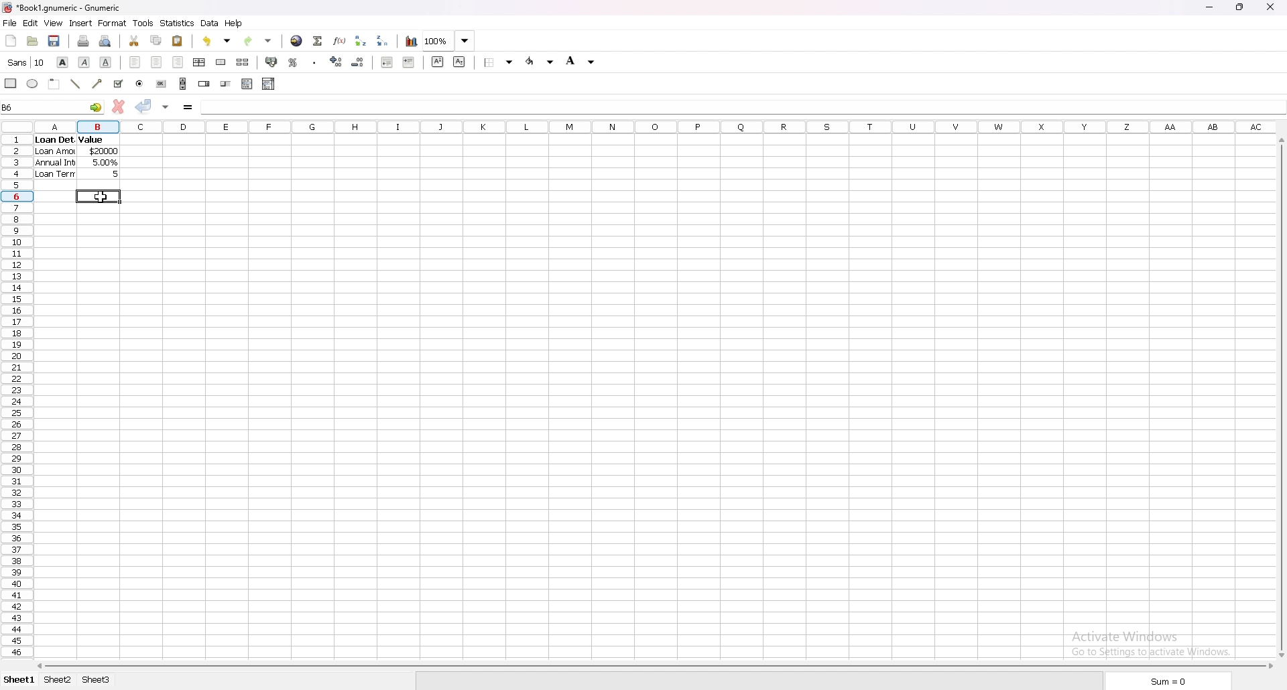 The height and width of the screenshot is (690, 1287). Describe the element at coordinates (210, 23) in the screenshot. I see `data` at that location.